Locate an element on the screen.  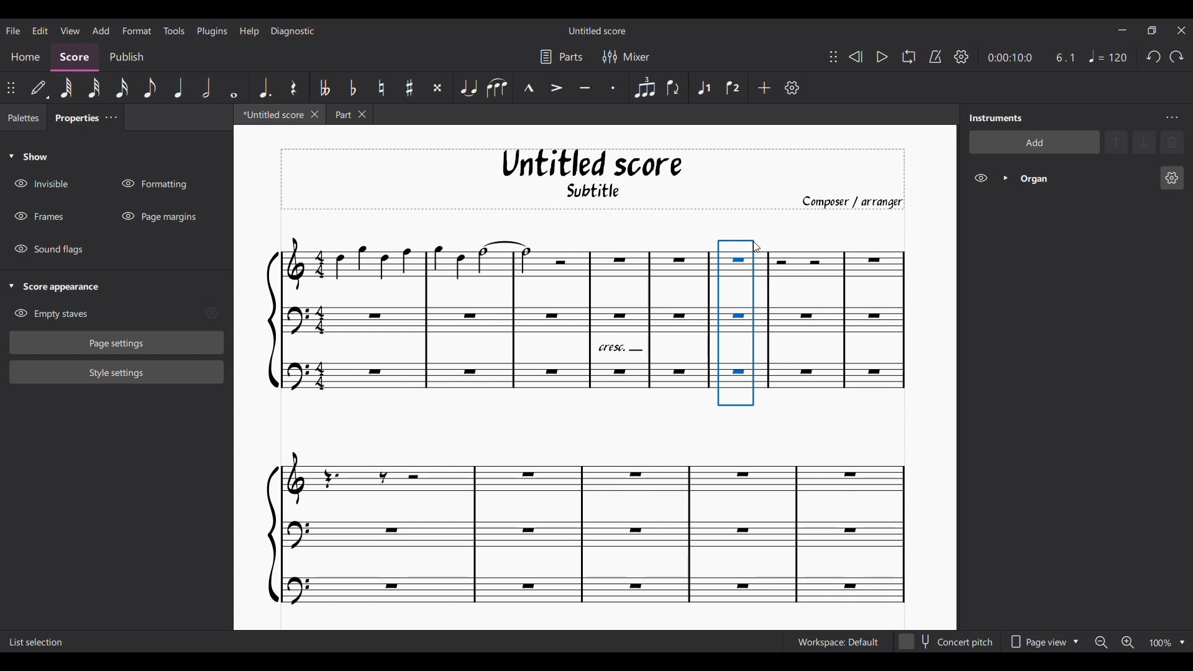
Tenuto is located at coordinates (586, 88).